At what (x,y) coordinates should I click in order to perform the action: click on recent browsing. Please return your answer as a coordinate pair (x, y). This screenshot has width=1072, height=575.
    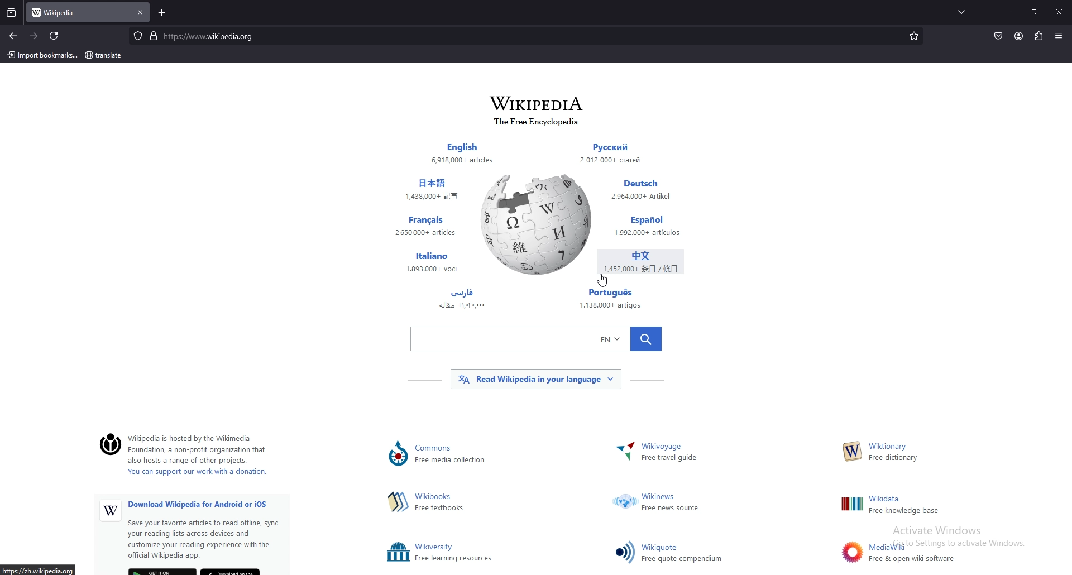
    Looking at the image, I should click on (12, 13).